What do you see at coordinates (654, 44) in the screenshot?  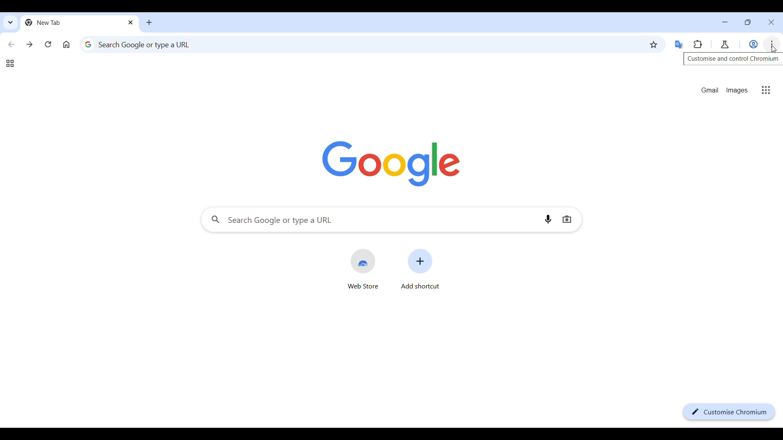 I see `Bookmark this tab` at bounding box center [654, 44].